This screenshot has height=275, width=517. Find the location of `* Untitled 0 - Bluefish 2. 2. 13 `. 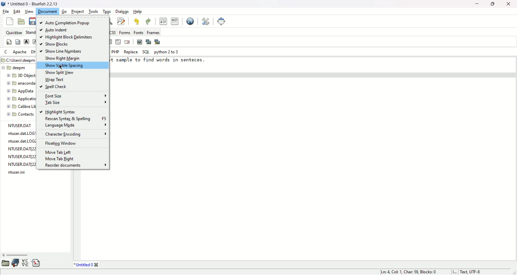

* Untitled 0 - Bluefish 2. 2. 13  is located at coordinates (35, 3).